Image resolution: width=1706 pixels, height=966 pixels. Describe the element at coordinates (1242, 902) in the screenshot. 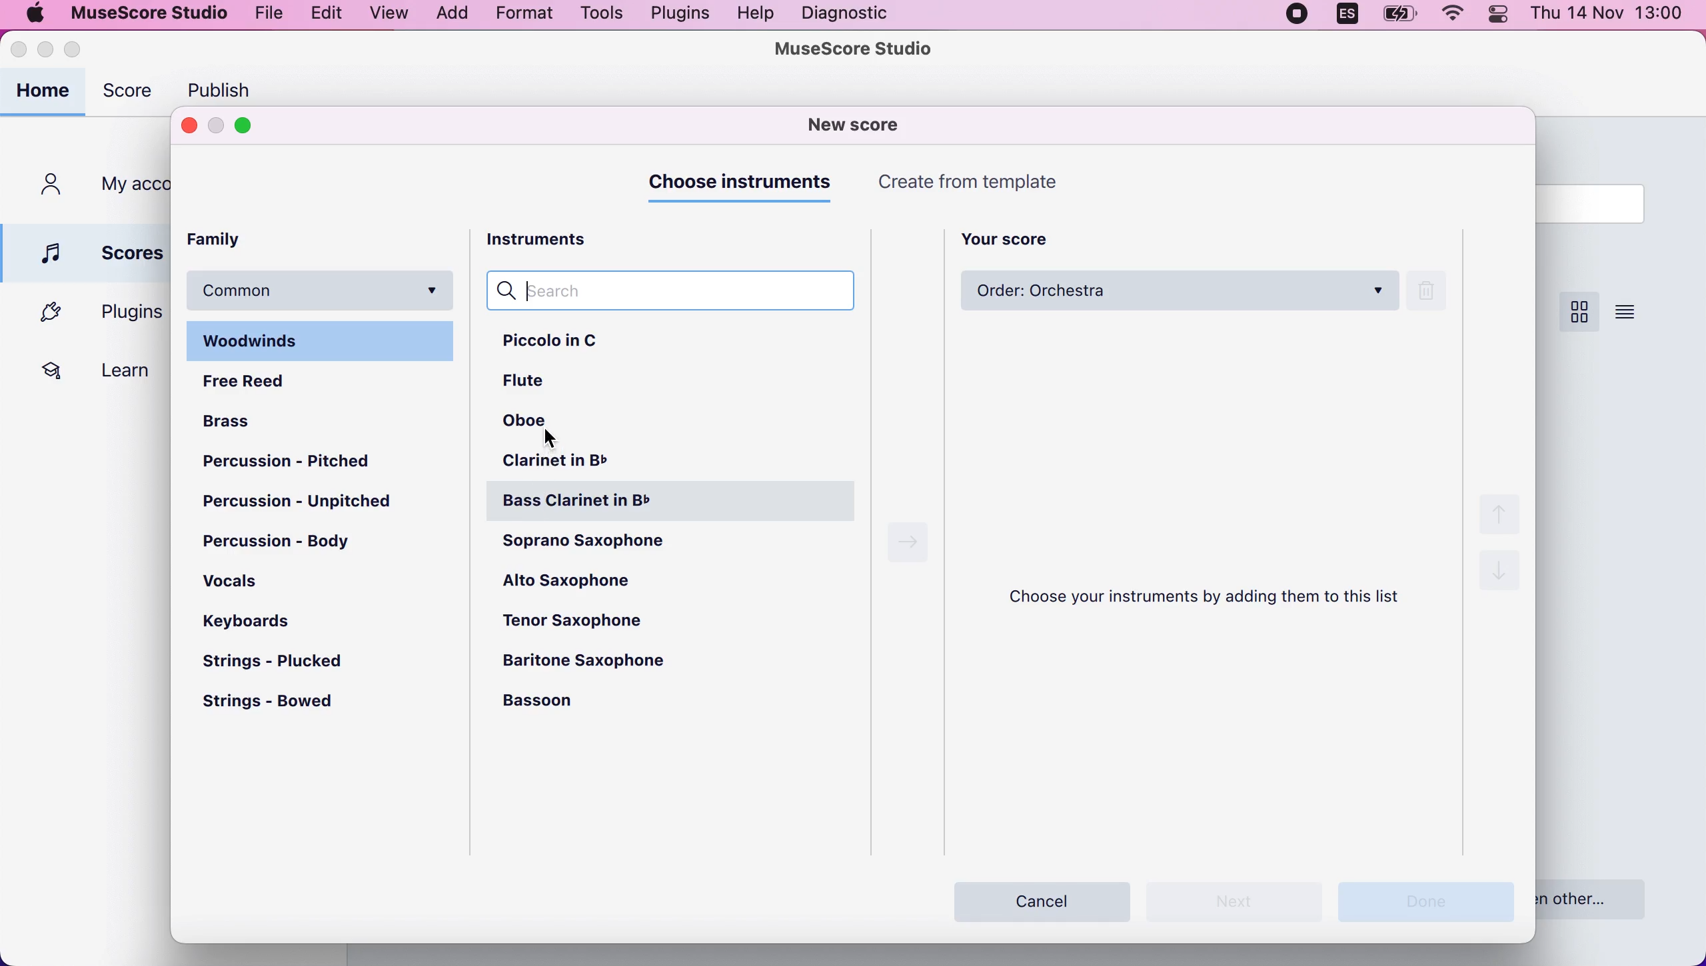

I see `next` at that location.